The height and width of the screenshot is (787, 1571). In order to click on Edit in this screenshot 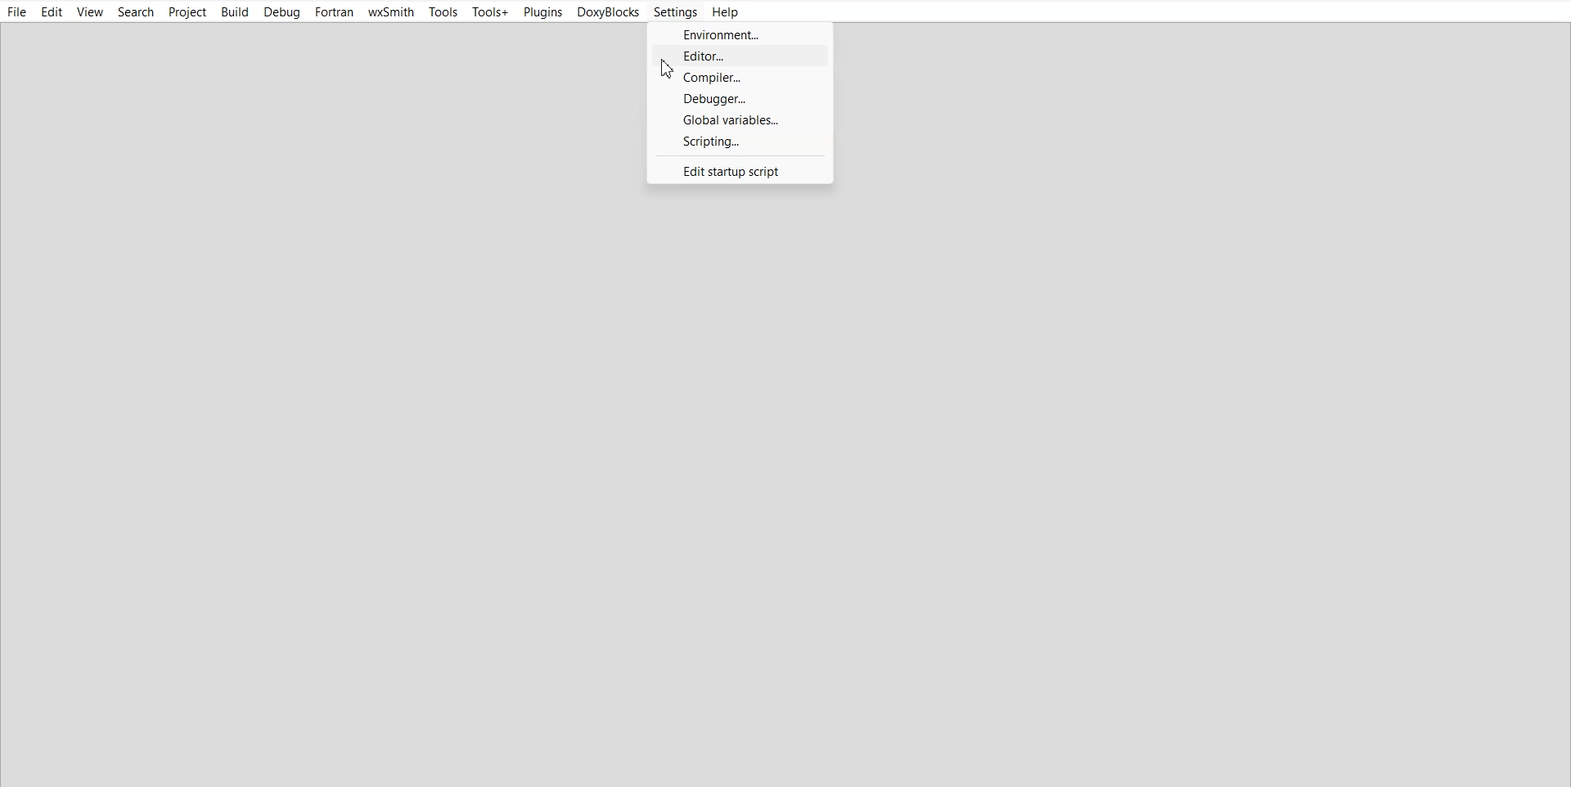, I will do `click(53, 12)`.